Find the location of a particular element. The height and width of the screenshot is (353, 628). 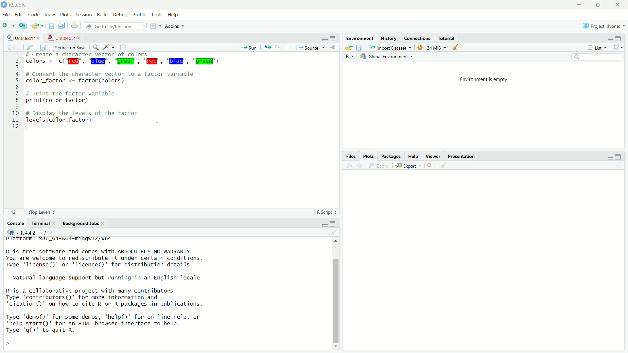

project: (none) is located at coordinates (605, 26).